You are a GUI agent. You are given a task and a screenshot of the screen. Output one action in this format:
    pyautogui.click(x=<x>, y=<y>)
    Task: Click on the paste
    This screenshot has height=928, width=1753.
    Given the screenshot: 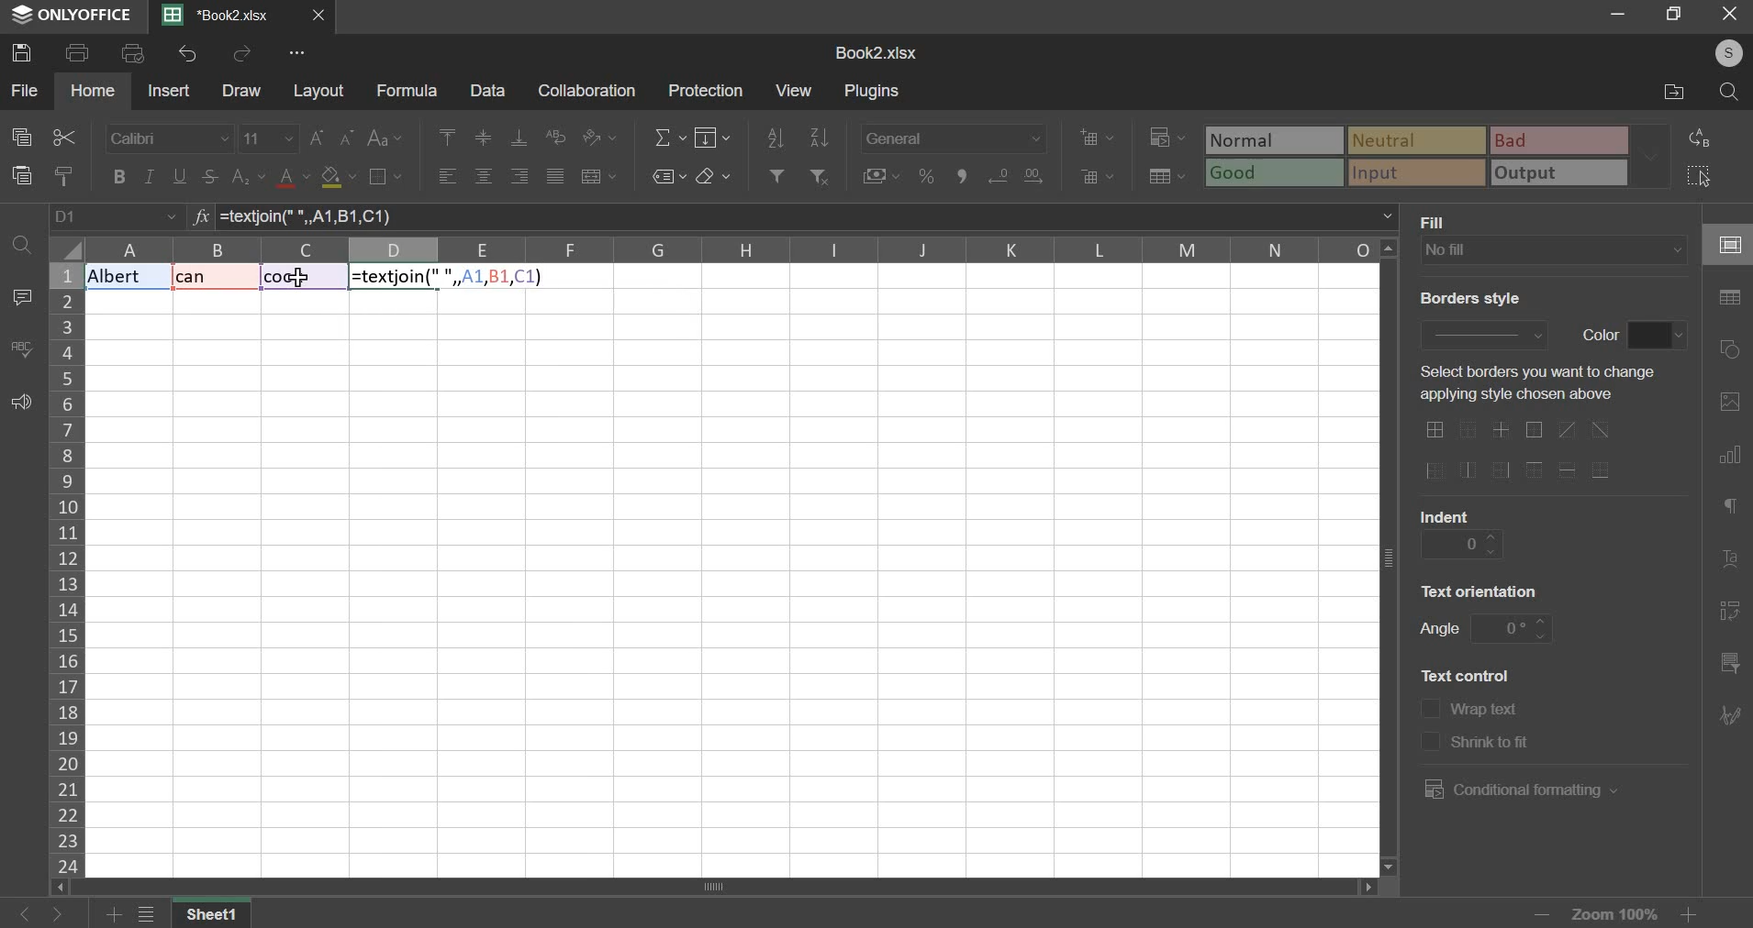 What is the action you would take?
    pyautogui.click(x=22, y=175)
    